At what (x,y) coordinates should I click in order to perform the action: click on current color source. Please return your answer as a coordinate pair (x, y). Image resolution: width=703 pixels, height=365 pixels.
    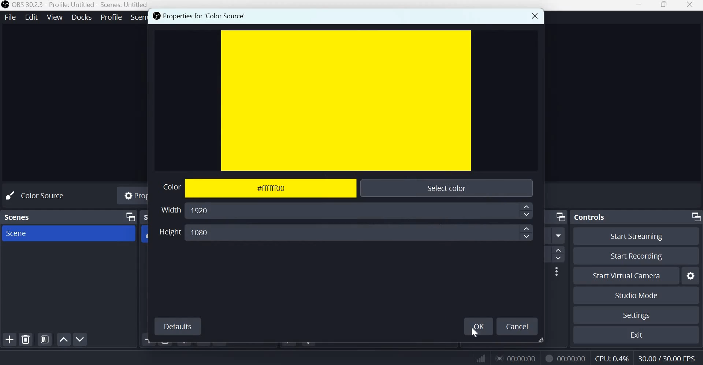
    Looking at the image, I should click on (346, 101).